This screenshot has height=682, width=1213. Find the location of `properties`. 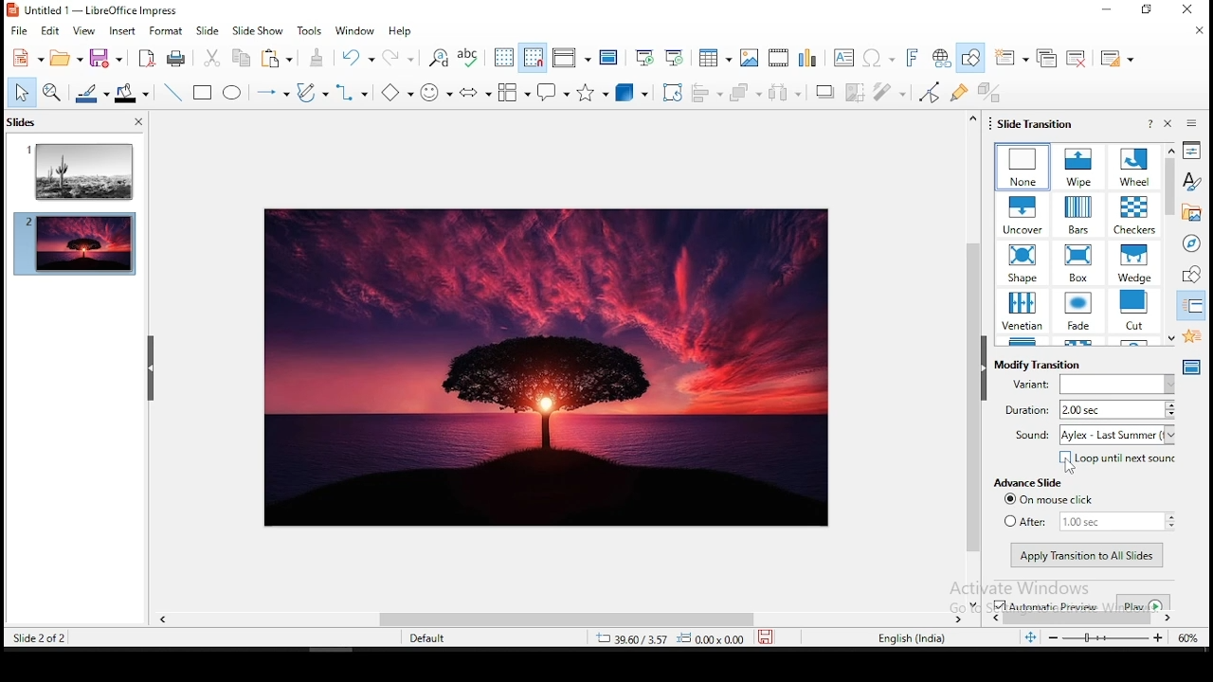

properties is located at coordinates (1191, 151).